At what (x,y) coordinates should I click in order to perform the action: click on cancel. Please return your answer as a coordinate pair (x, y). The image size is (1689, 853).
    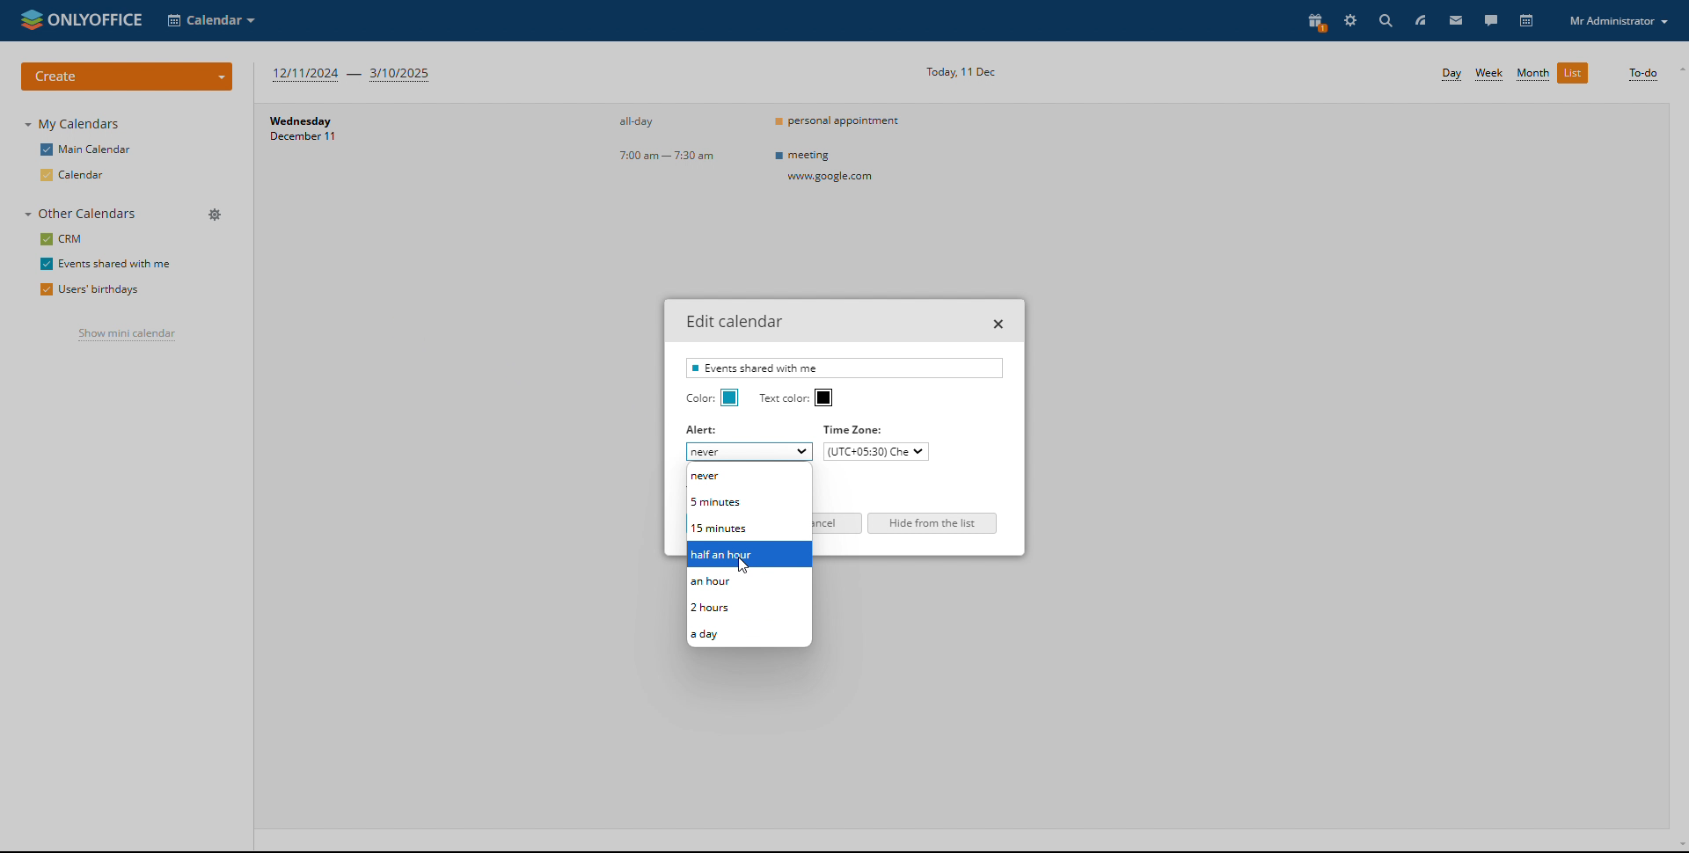
    Looking at the image, I should click on (837, 523).